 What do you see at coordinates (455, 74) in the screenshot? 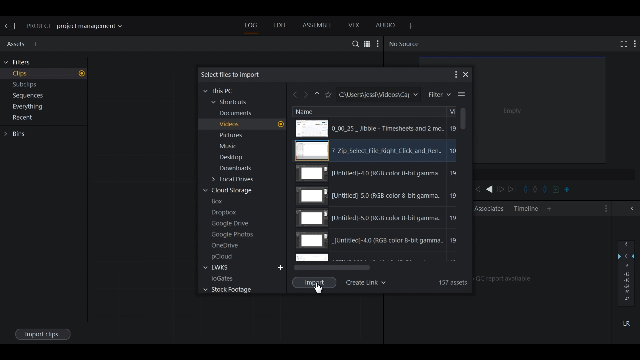
I see `Show settings menu` at bounding box center [455, 74].